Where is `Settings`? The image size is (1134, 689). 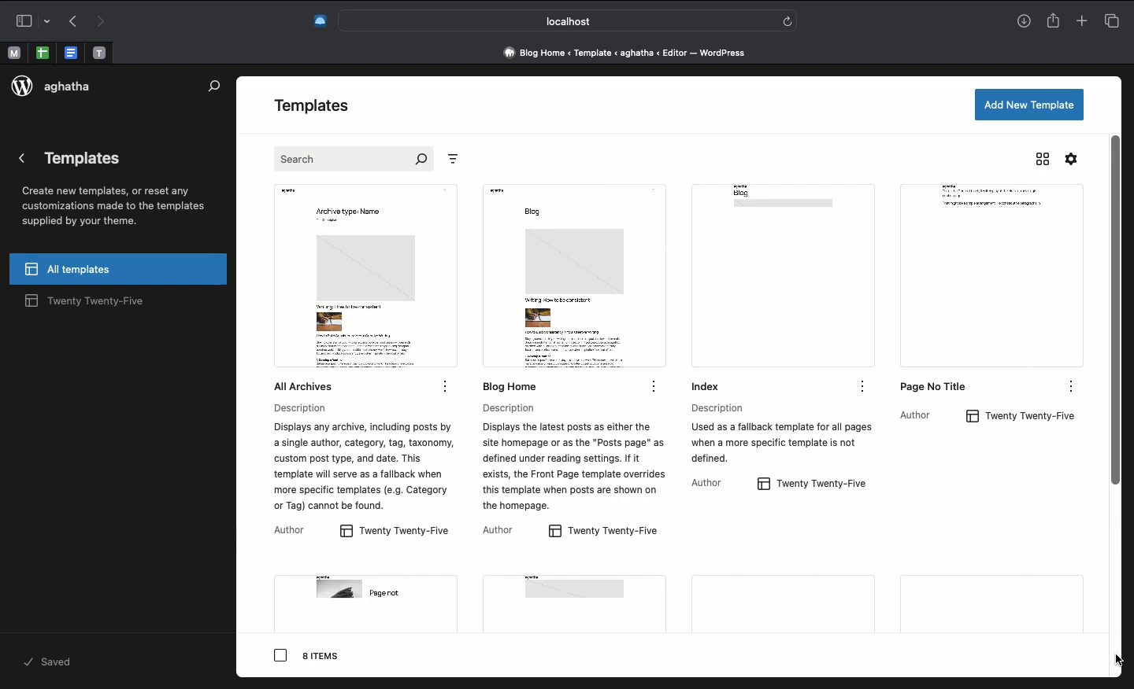 Settings is located at coordinates (1071, 160).